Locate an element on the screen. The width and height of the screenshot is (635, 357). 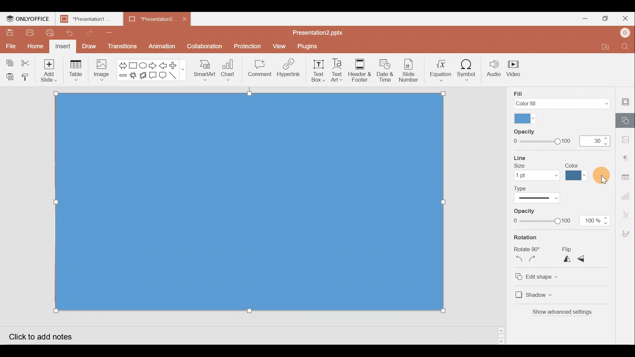
Paragraph settings is located at coordinates (628, 156).